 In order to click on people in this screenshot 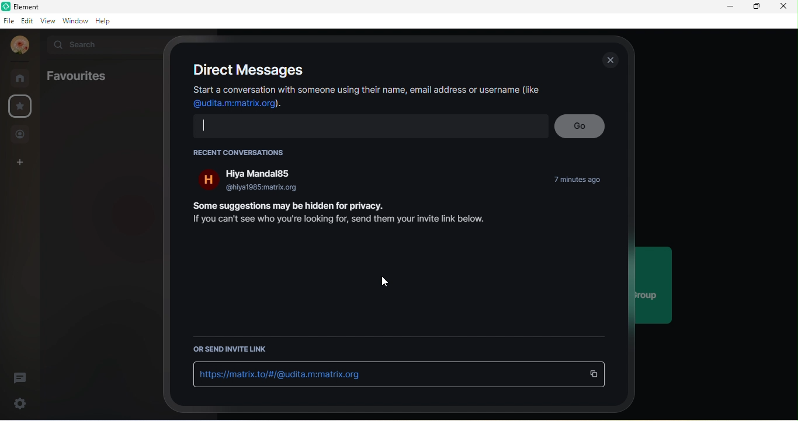, I will do `click(21, 135)`.